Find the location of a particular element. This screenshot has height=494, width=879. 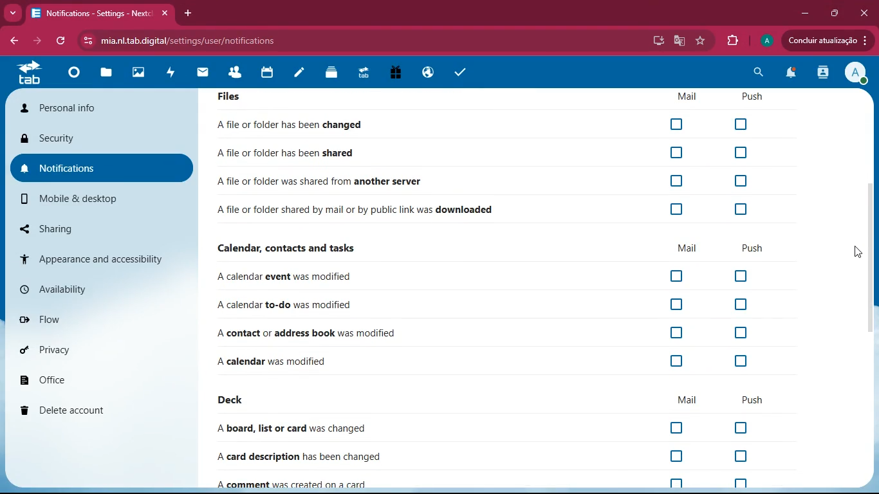

friends is located at coordinates (239, 74).